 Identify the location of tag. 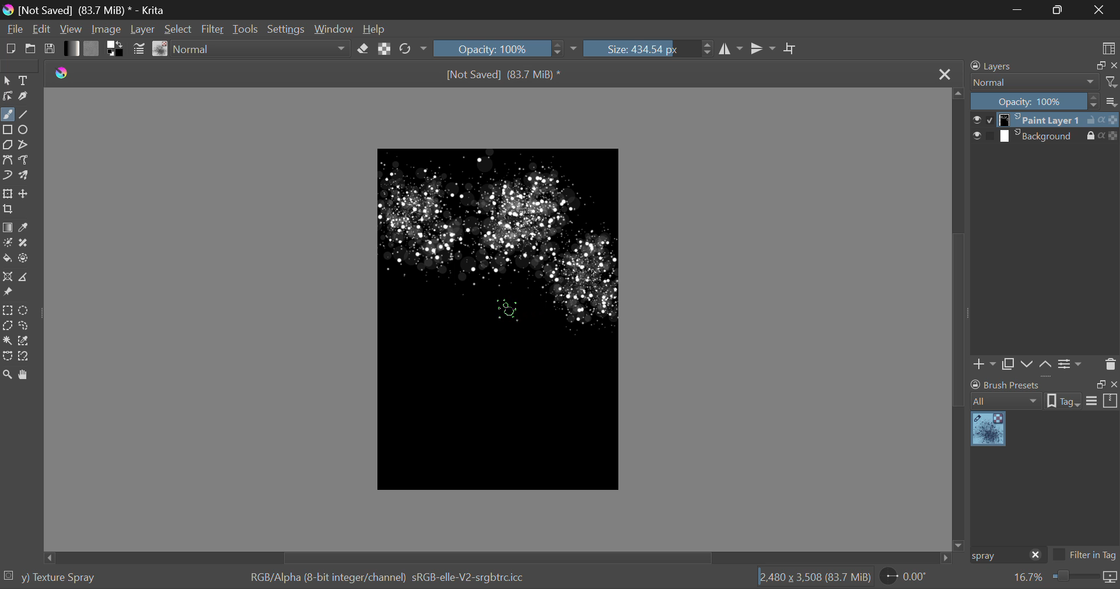
(1063, 402).